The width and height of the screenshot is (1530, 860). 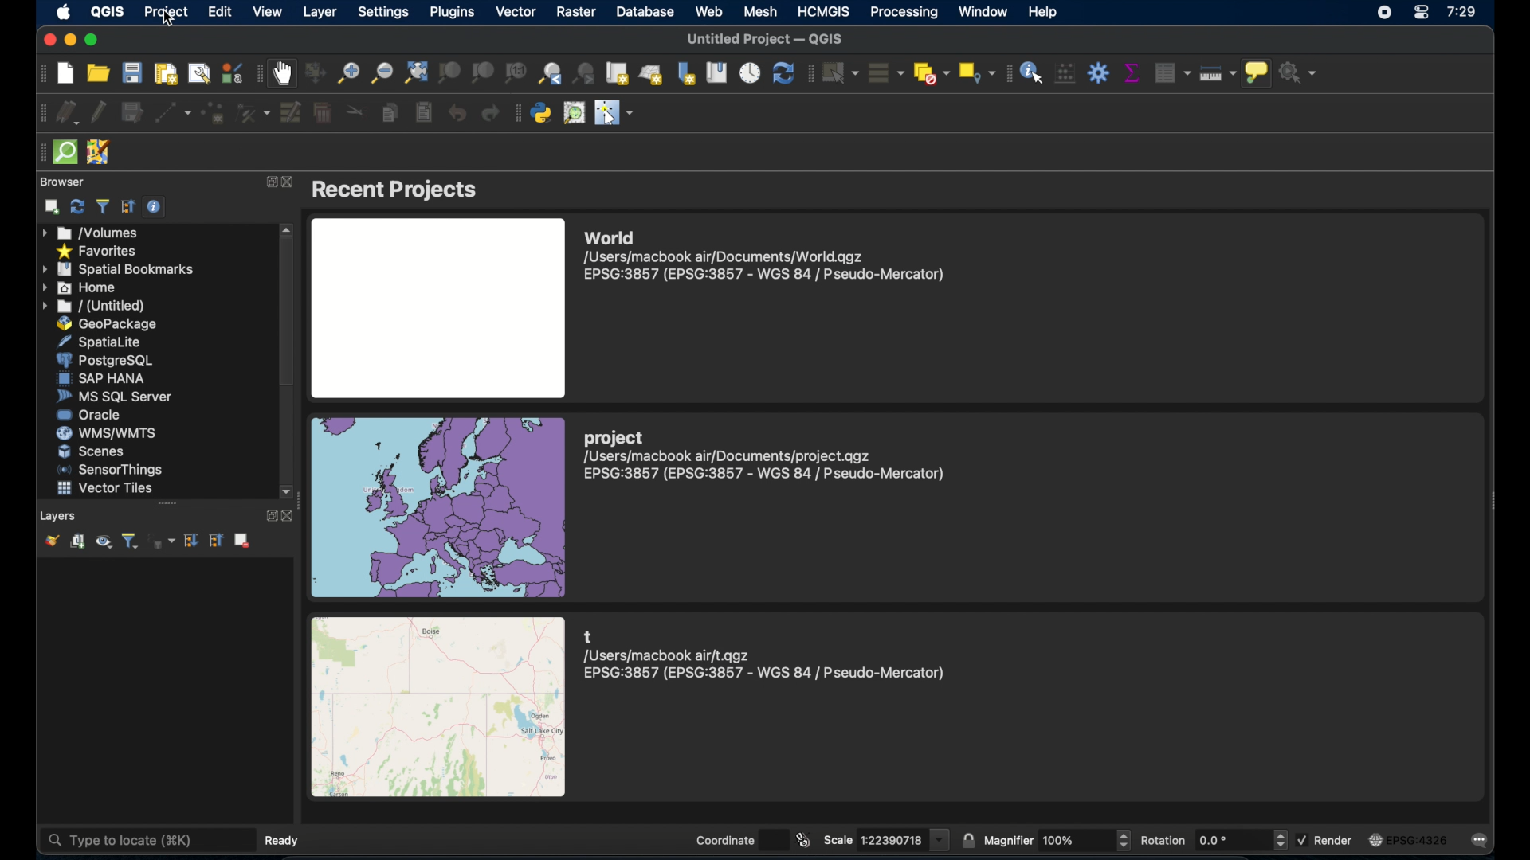 What do you see at coordinates (618, 73) in the screenshot?
I see `new map view` at bounding box center [618, 73].